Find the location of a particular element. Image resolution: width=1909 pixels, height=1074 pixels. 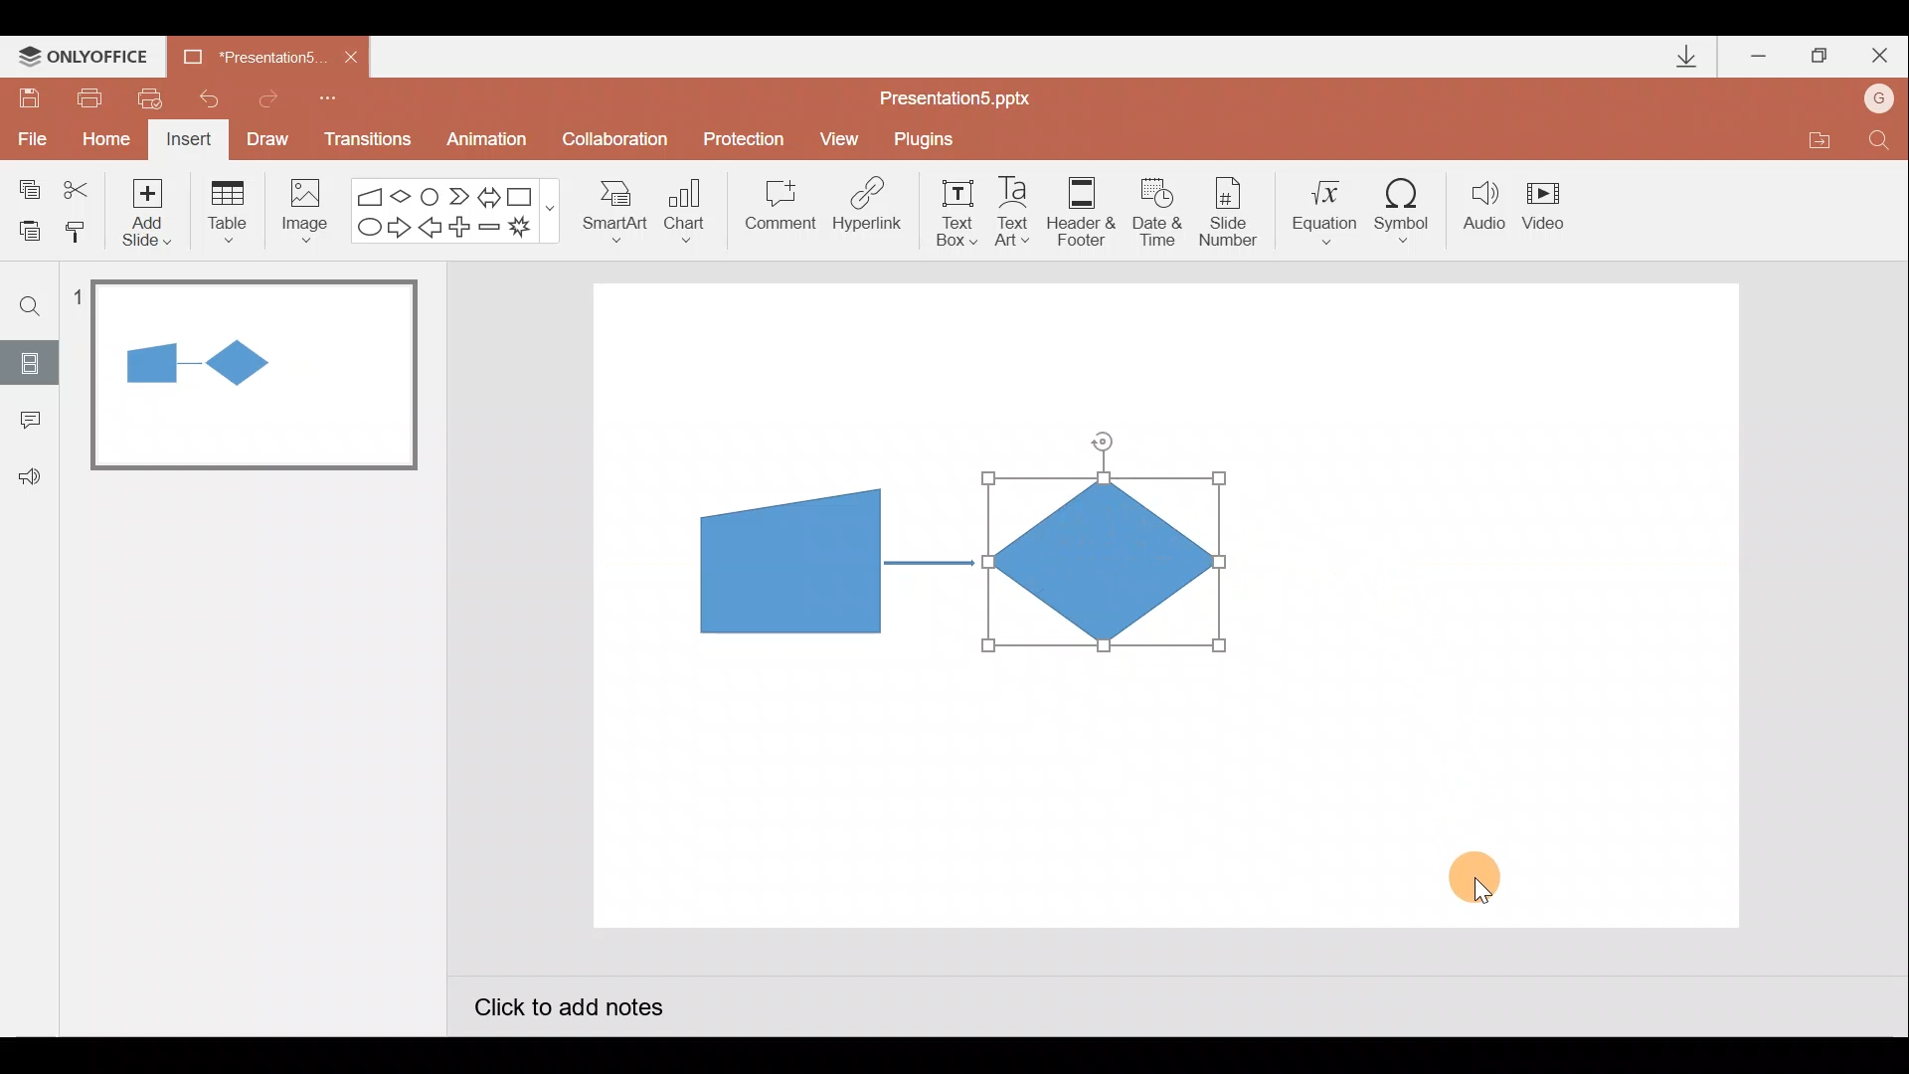

Date & time is located at coordinates (1155, 207).